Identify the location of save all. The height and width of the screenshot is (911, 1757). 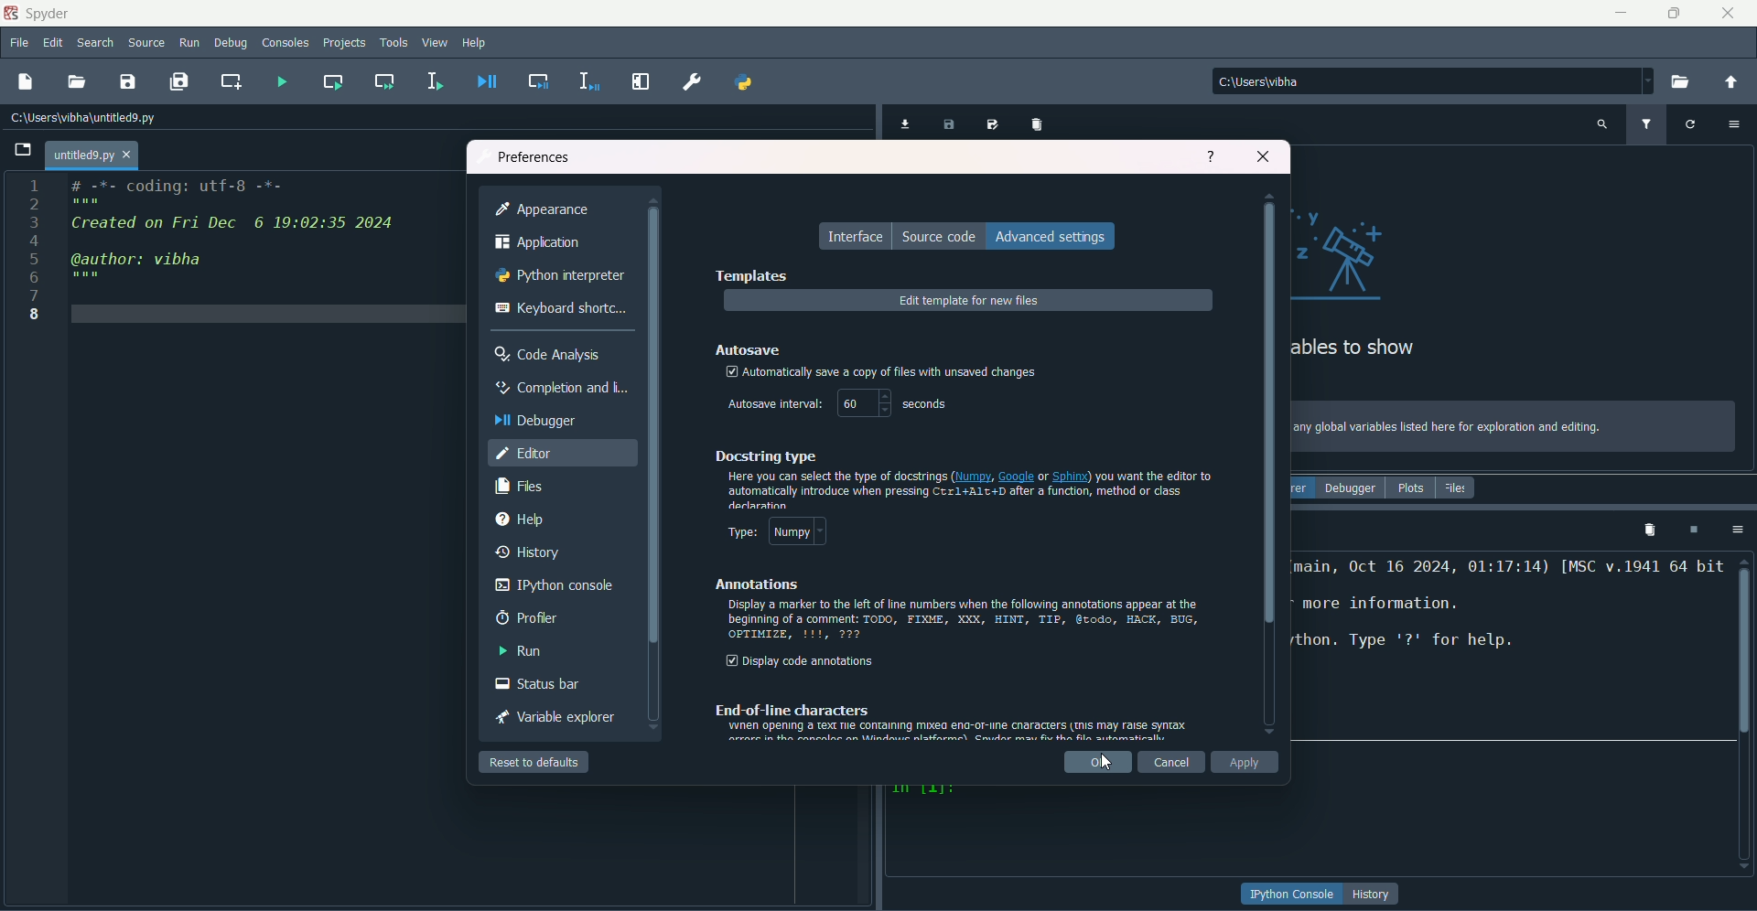
(178, 81).